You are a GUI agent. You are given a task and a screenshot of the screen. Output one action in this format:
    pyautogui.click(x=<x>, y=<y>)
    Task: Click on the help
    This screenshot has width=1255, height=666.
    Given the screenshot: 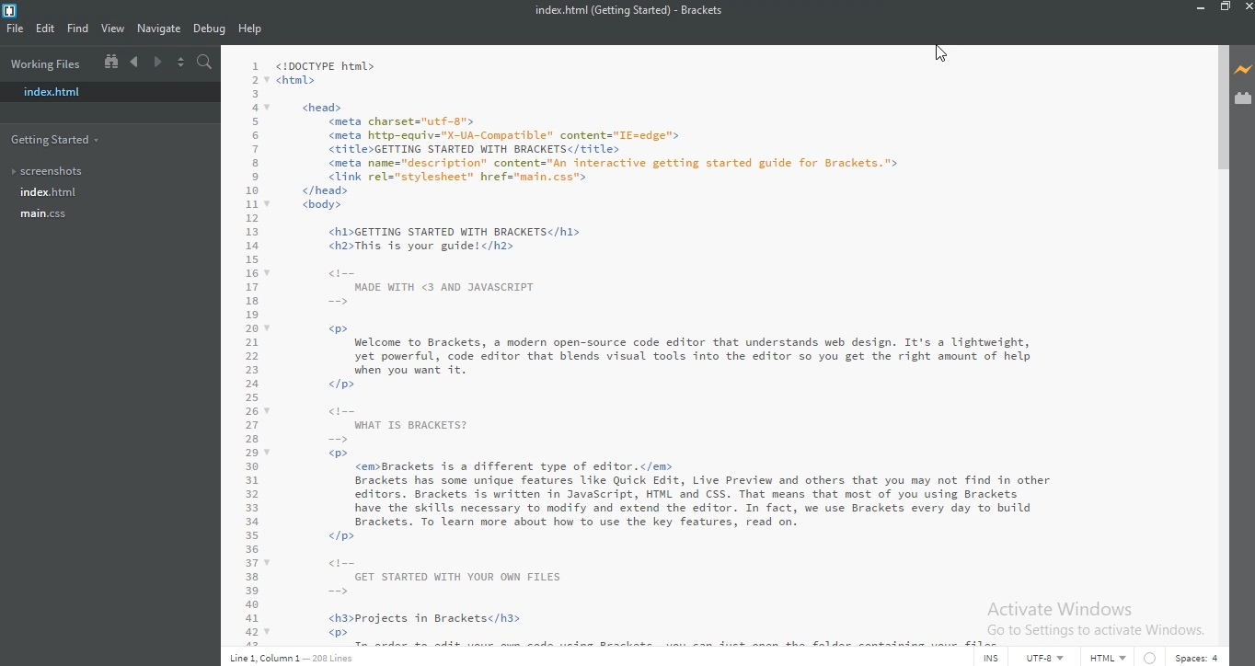 What is the action you would take?
    pyautogui.click(x=252, y=29)
    